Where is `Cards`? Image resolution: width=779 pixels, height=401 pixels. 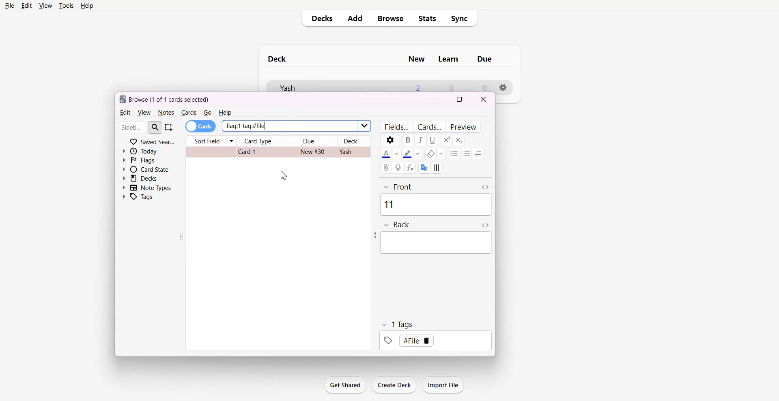 Cards is located at coordinates (430, 126).